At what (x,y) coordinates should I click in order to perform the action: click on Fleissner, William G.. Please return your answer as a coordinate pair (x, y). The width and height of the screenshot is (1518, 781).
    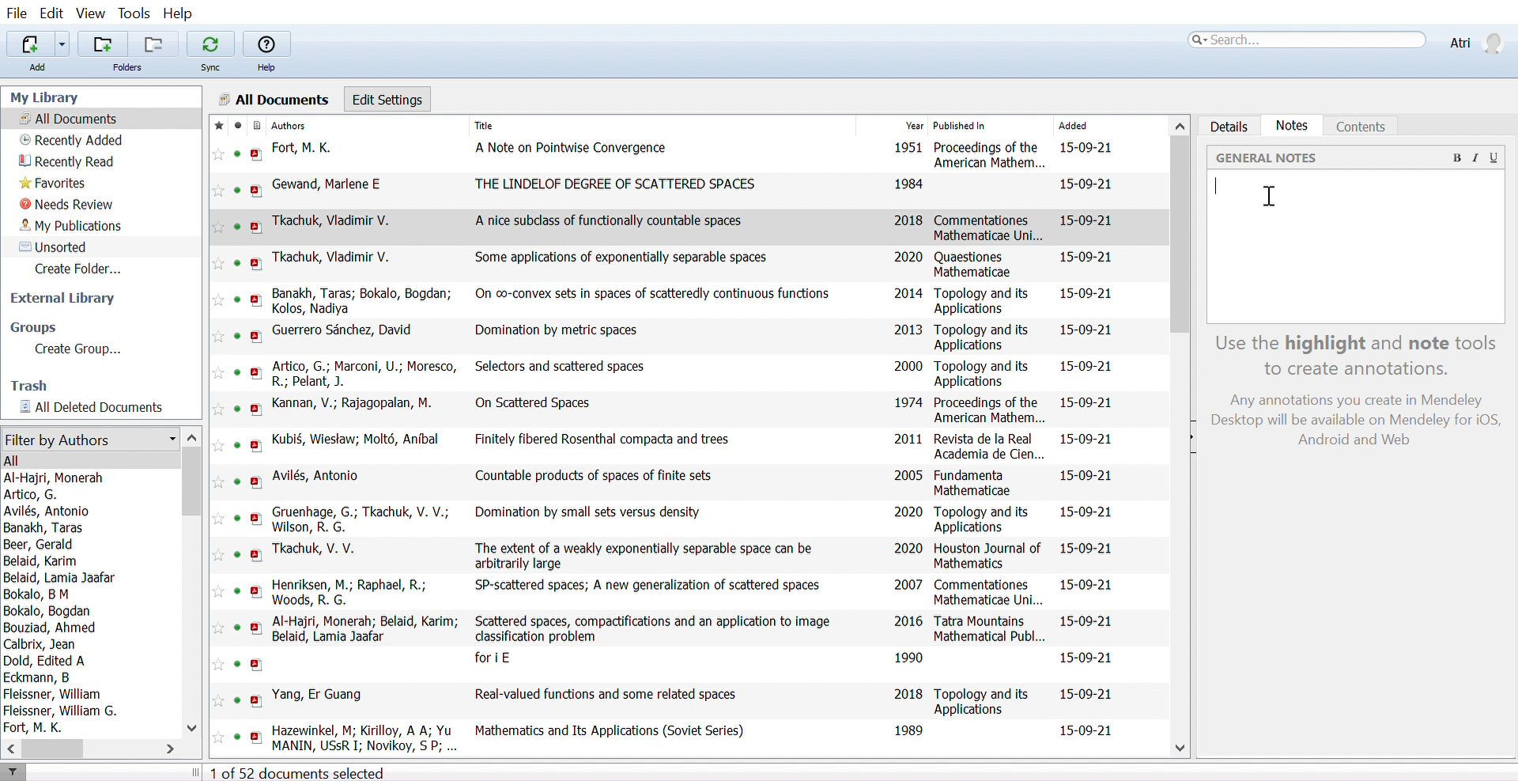
    Looking at the image, I should click on (63, 711).